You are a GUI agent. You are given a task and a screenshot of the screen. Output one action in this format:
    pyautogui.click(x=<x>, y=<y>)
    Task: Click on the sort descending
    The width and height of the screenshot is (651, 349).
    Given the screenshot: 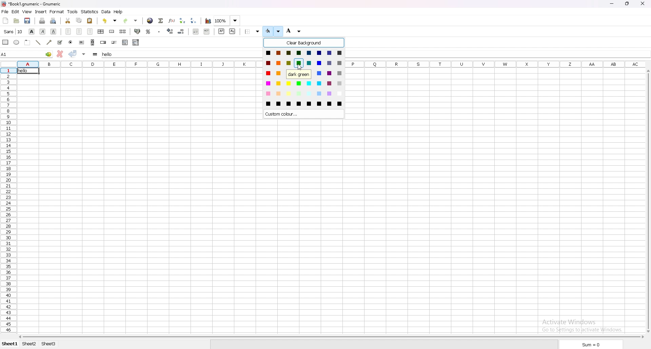 What is the action you would take?
    pyautogui.click(x=194, y=21)
    